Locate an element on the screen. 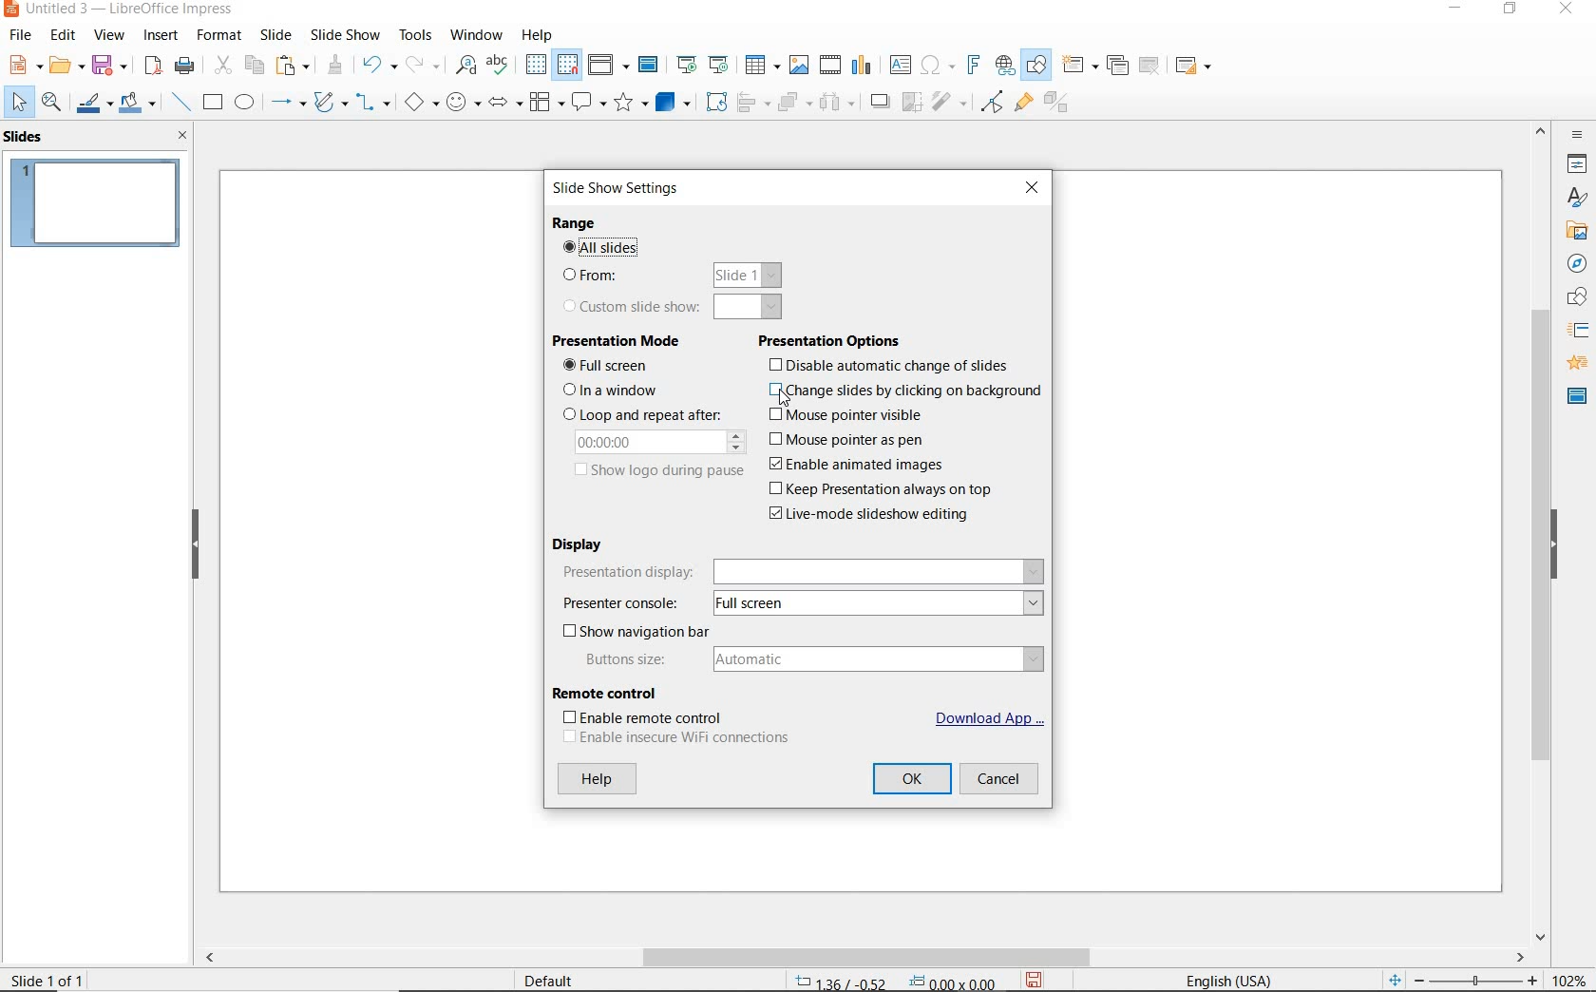  FIND AND REPLACE is located at coordinates (465, 67).